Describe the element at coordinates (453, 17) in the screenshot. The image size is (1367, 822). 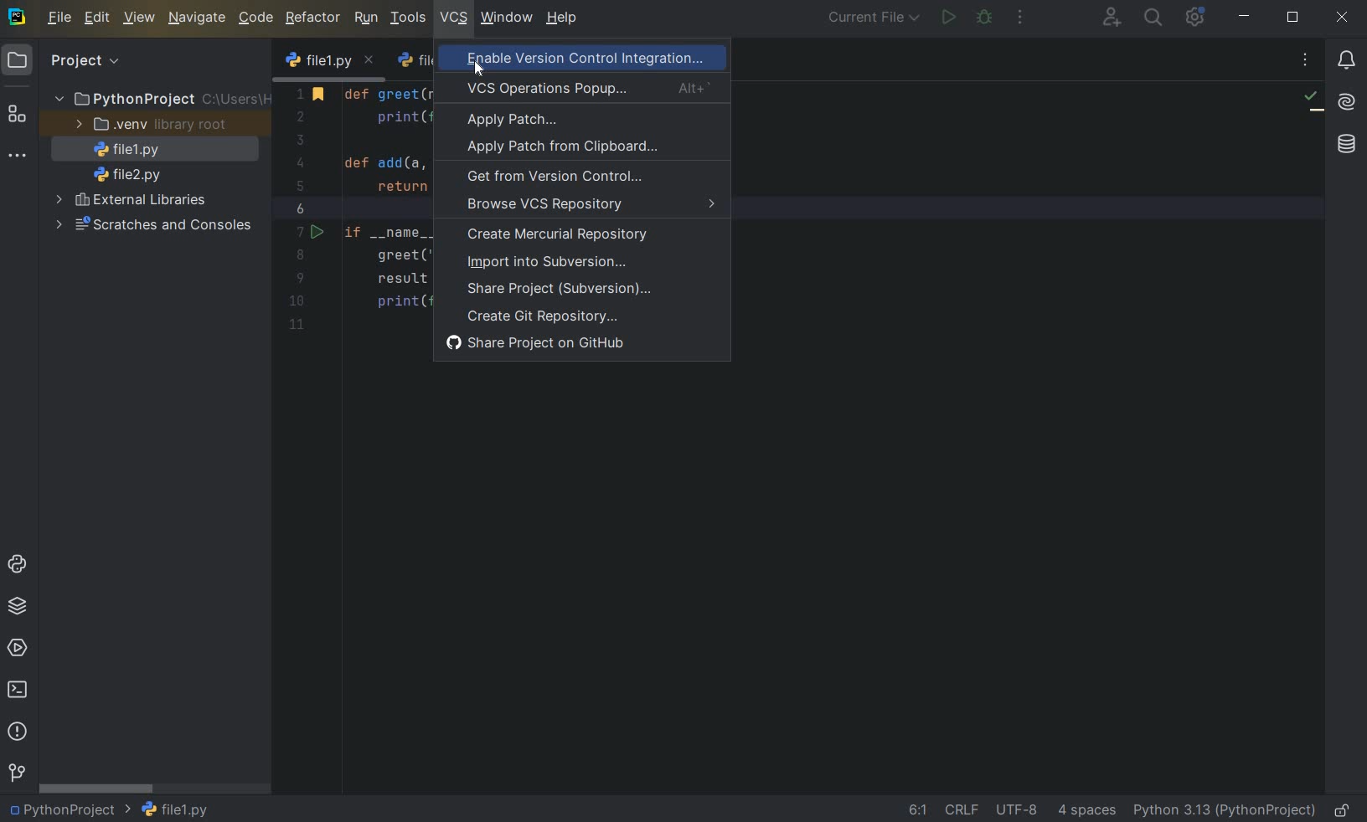
I see `vcs` at that location.